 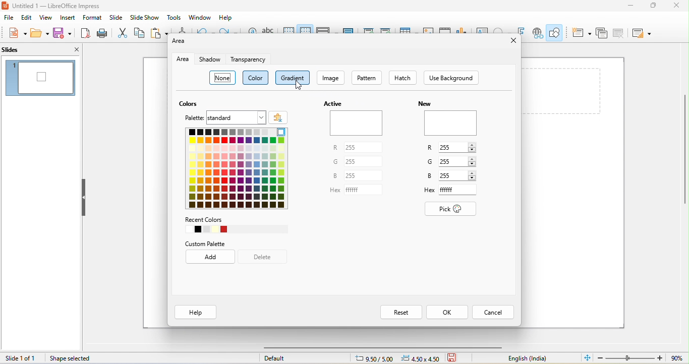 I want to click on file, so click(x=8, y=18).